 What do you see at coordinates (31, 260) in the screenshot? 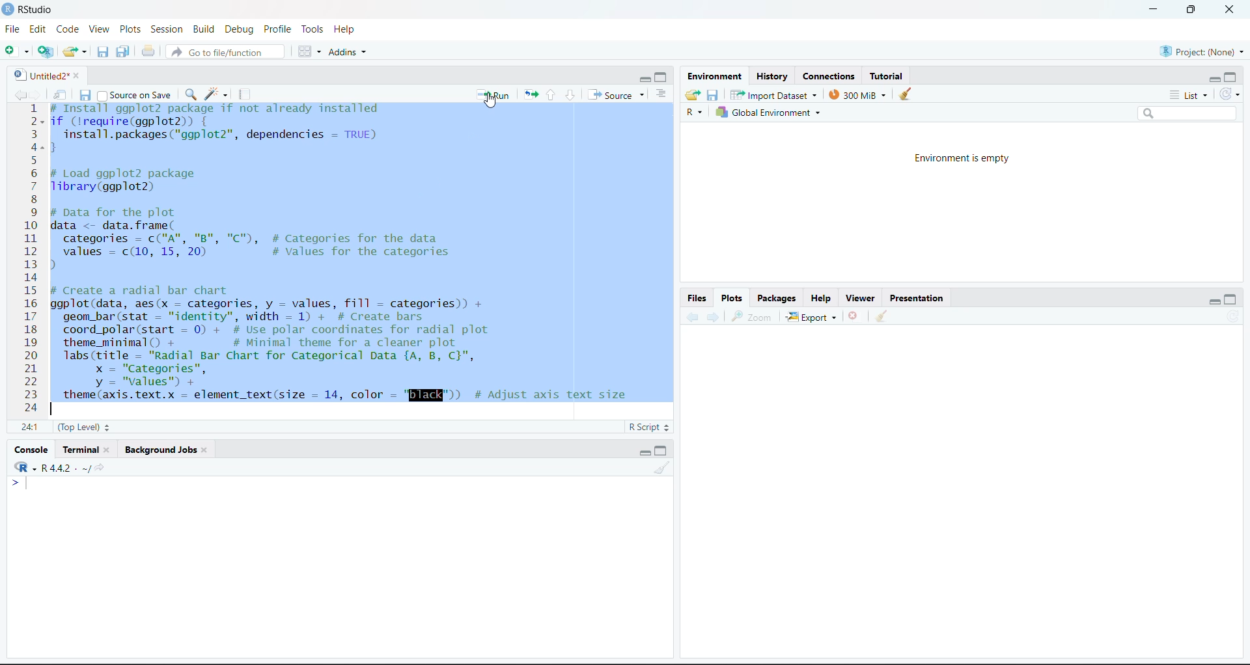
I see `12-34.5678910hi §12hl1415161718192021222324` at bounding box center [31, 260].